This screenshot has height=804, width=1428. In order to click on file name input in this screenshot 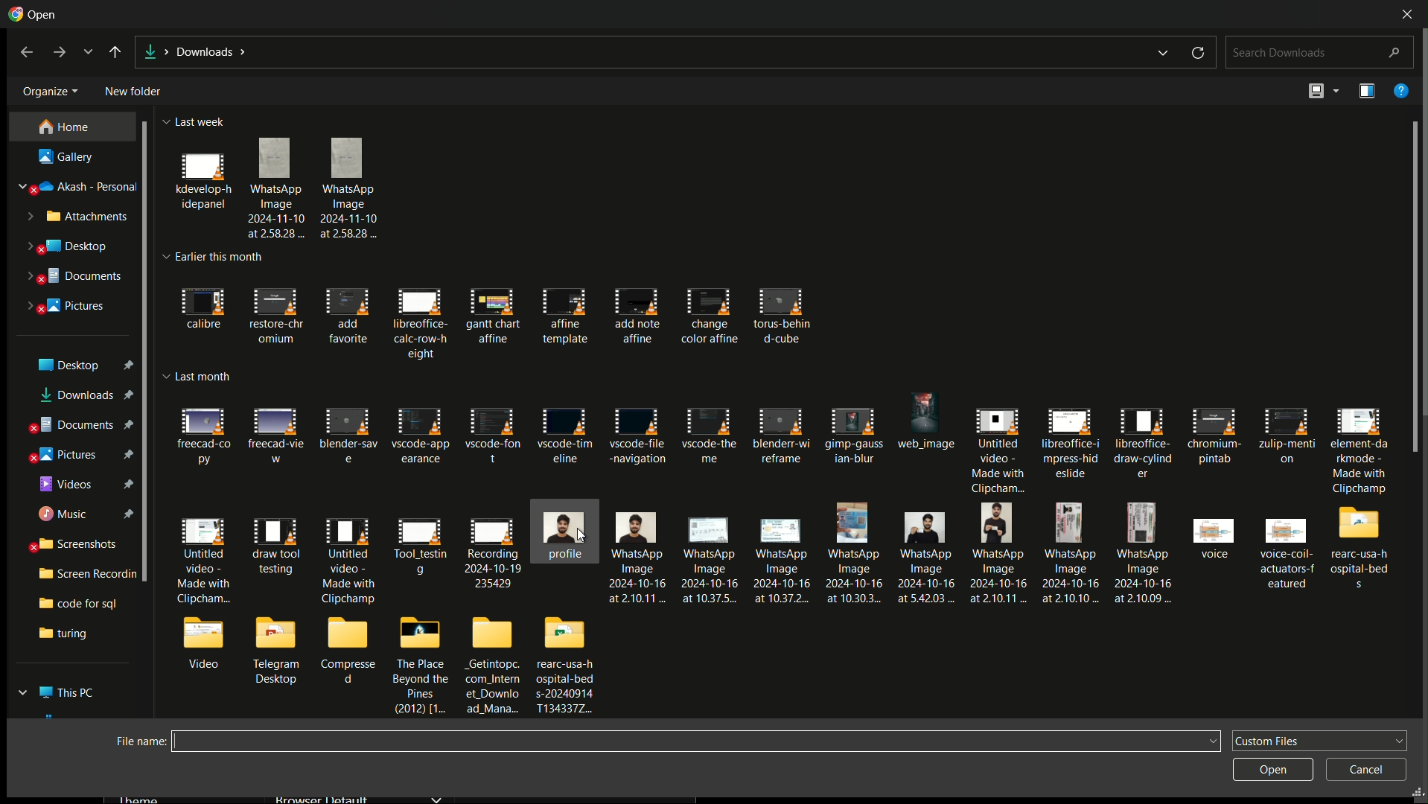, I will do `click(697, 741)`.